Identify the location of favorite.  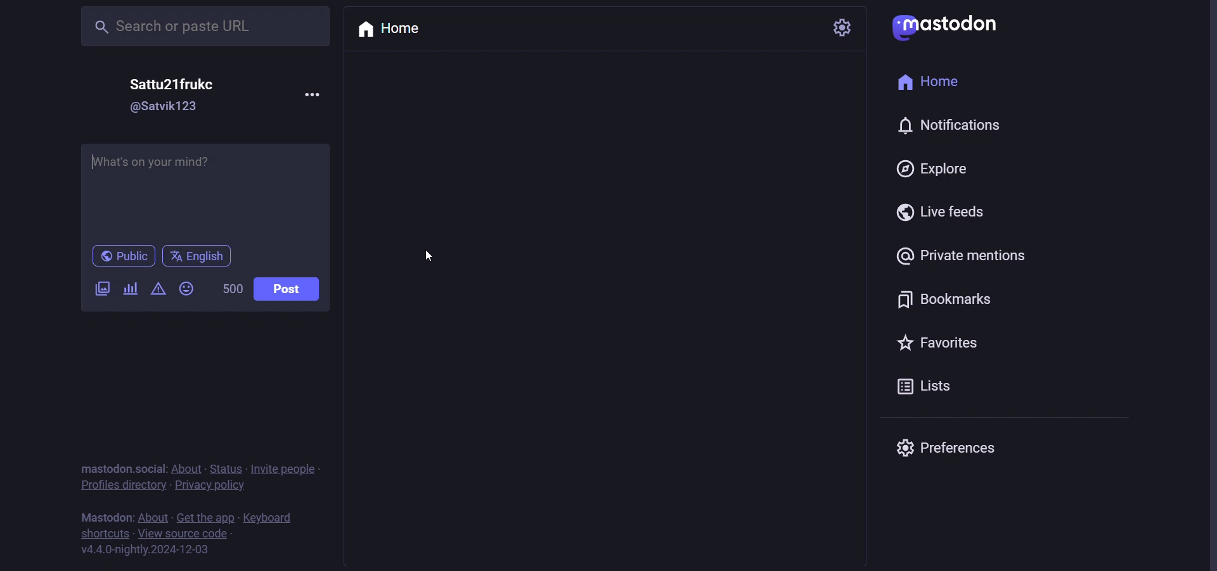
(934, 343).